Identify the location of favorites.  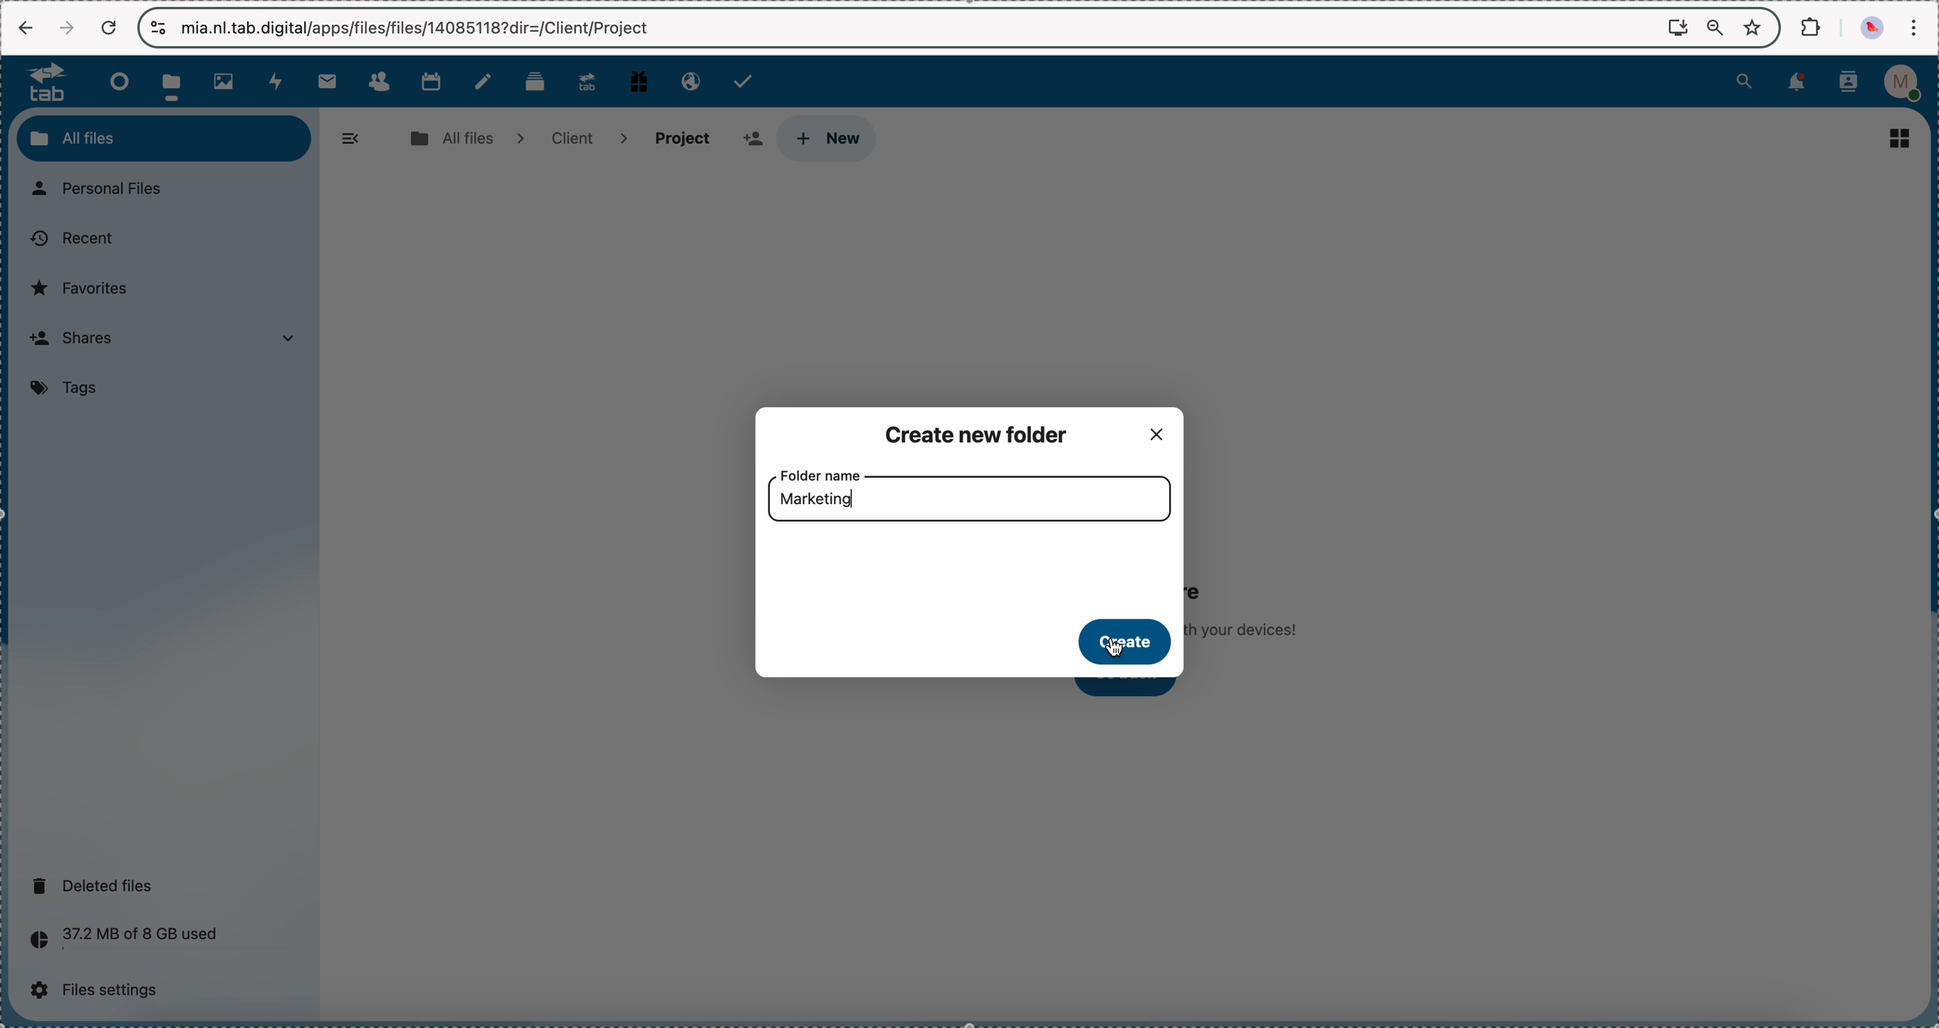
(1755, 26).